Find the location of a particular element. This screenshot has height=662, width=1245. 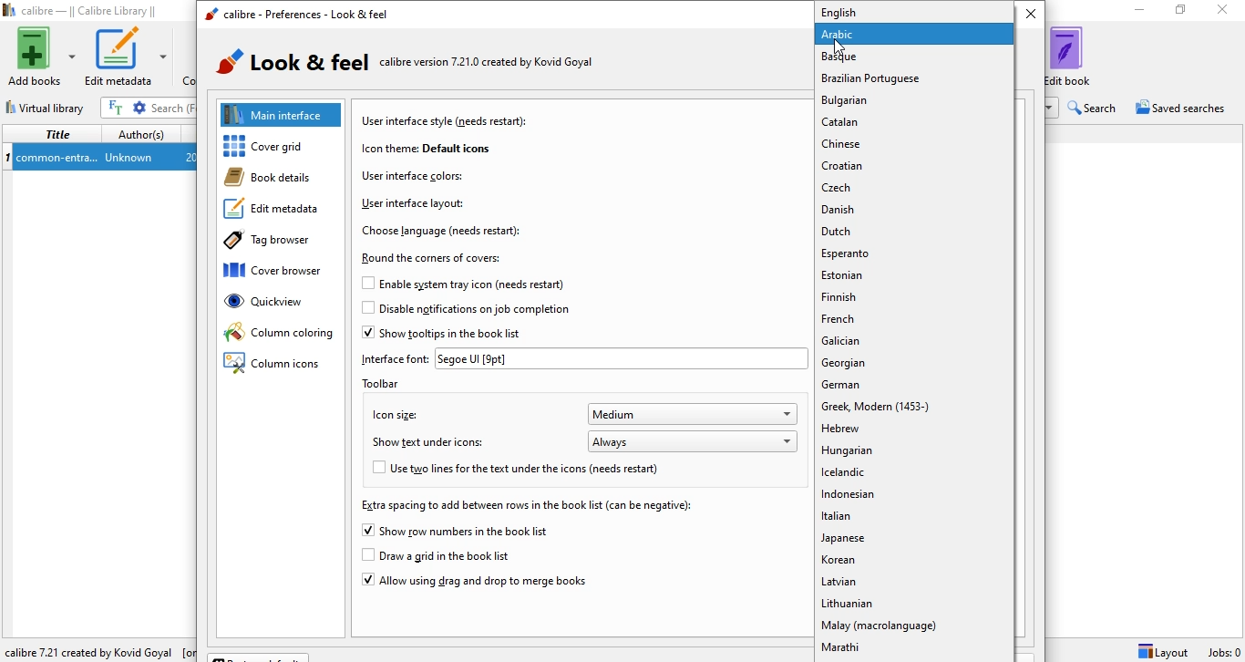

user interface style (needs restart) is located at coordinates (447, 120).